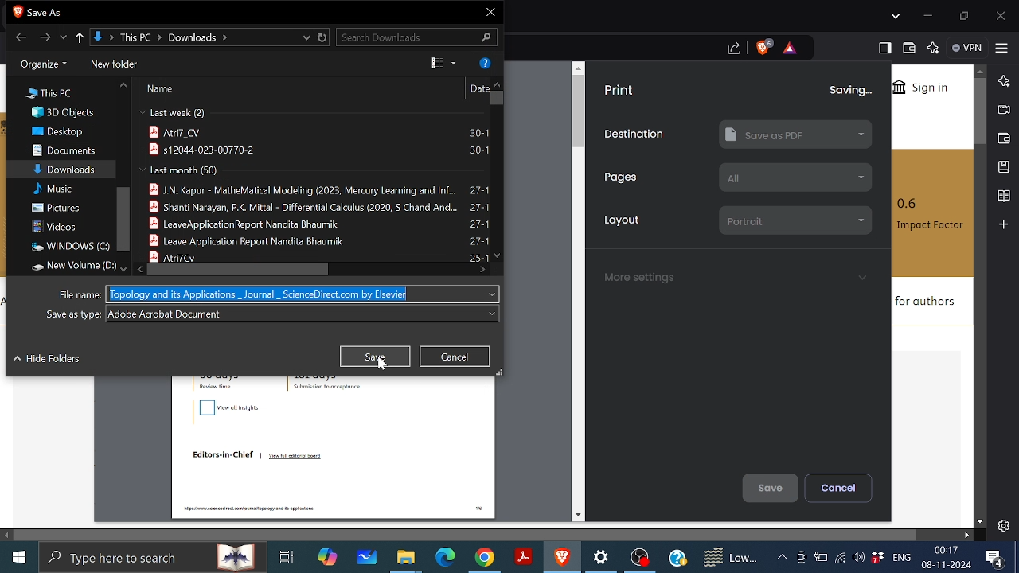  Describe the element at coordinates (285, 557) in the screenshot. I see `Task View` at that location.